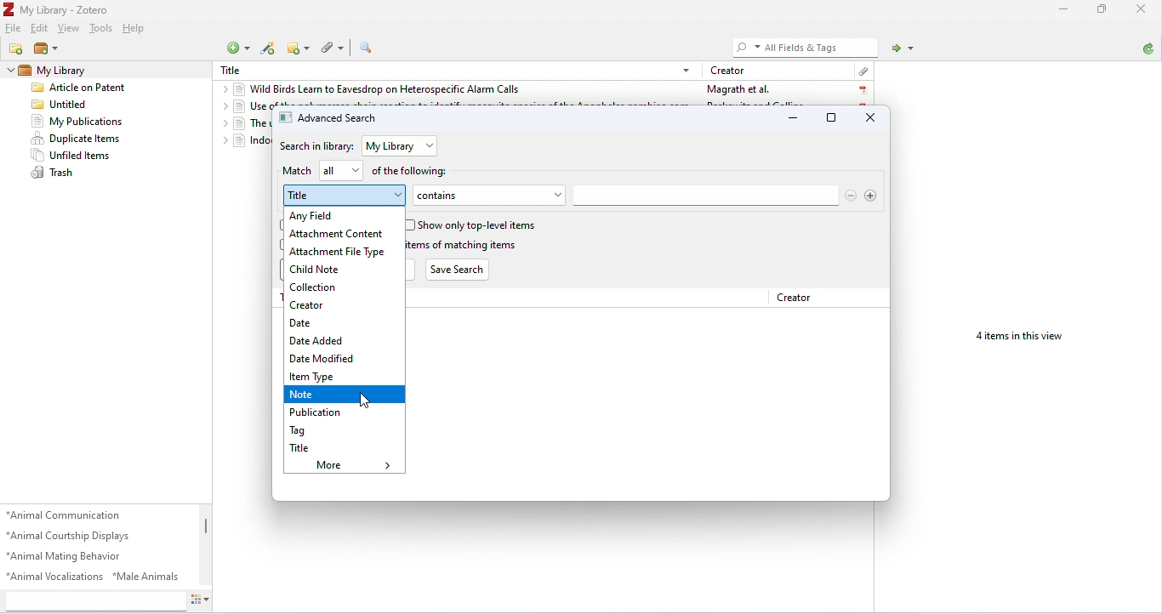 This screenshot has height=614, width=1162. What do you see at coordinates (408, 225) in the screenshot?
I see `checkbox` at bounding box center [408, 225].